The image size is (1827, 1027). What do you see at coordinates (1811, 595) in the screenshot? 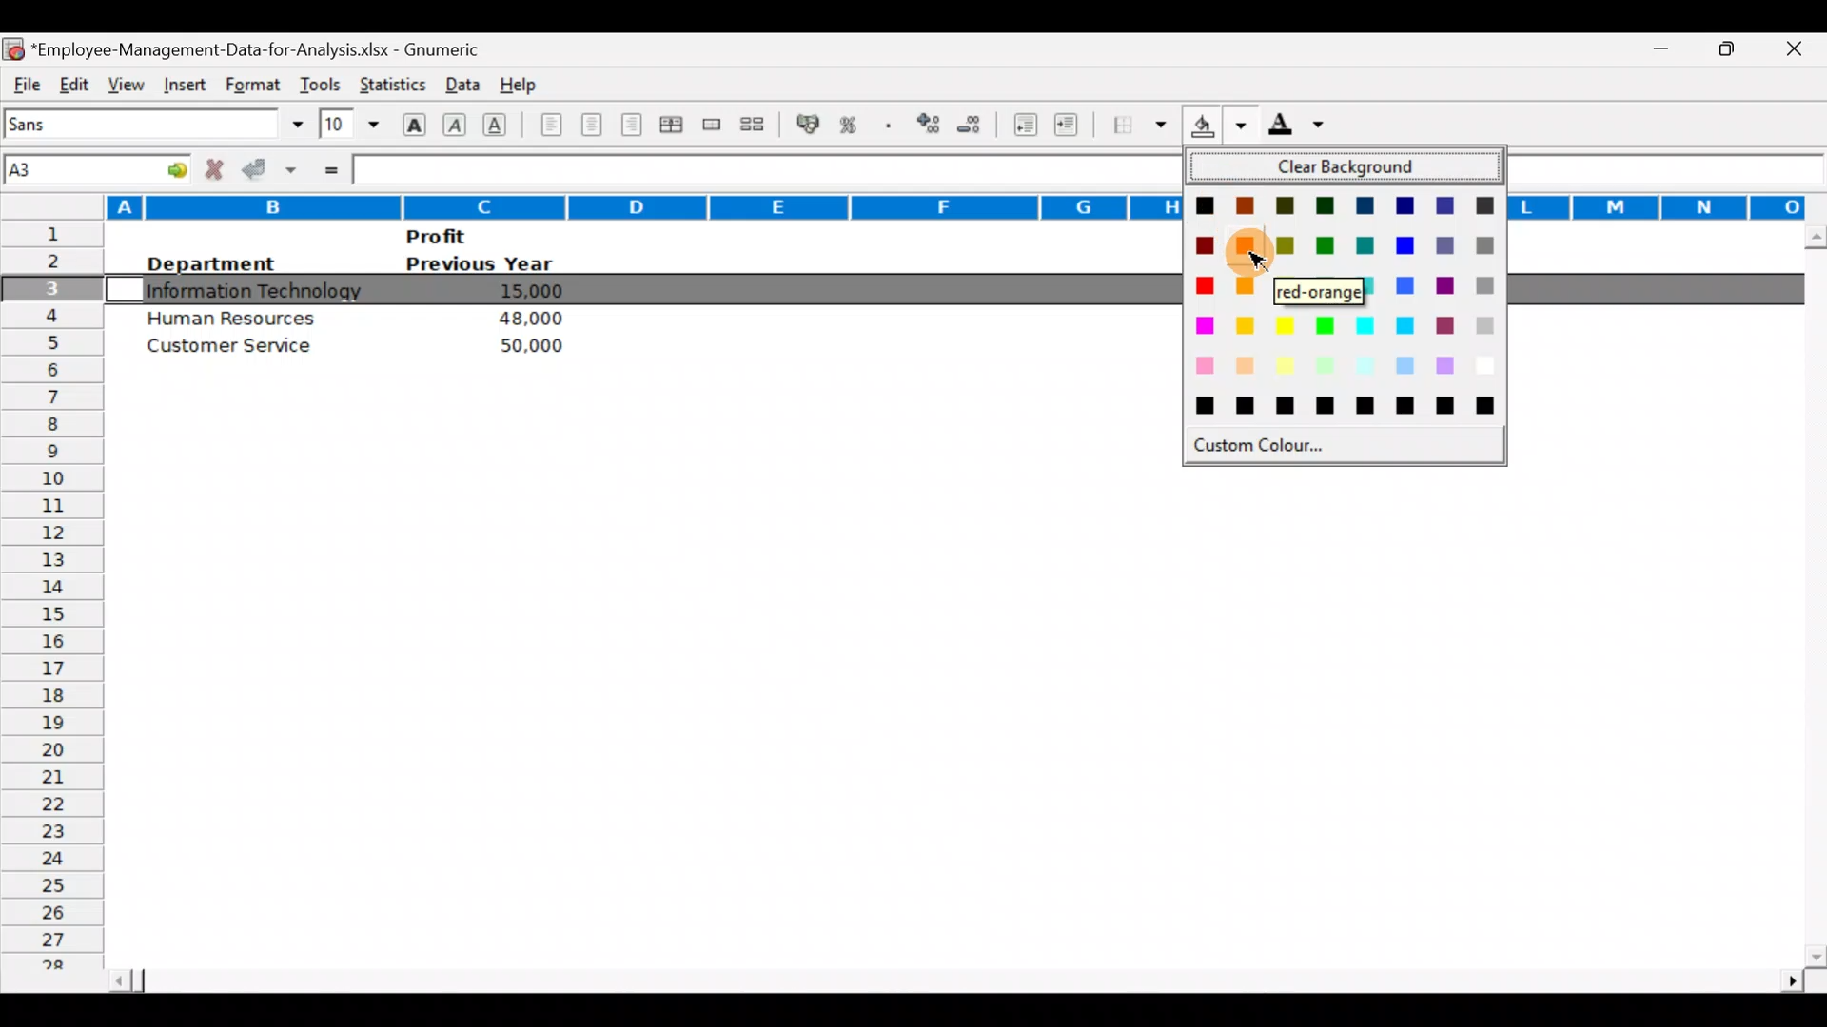
I see `Scroll bar` at bounding box center [1811, 595].